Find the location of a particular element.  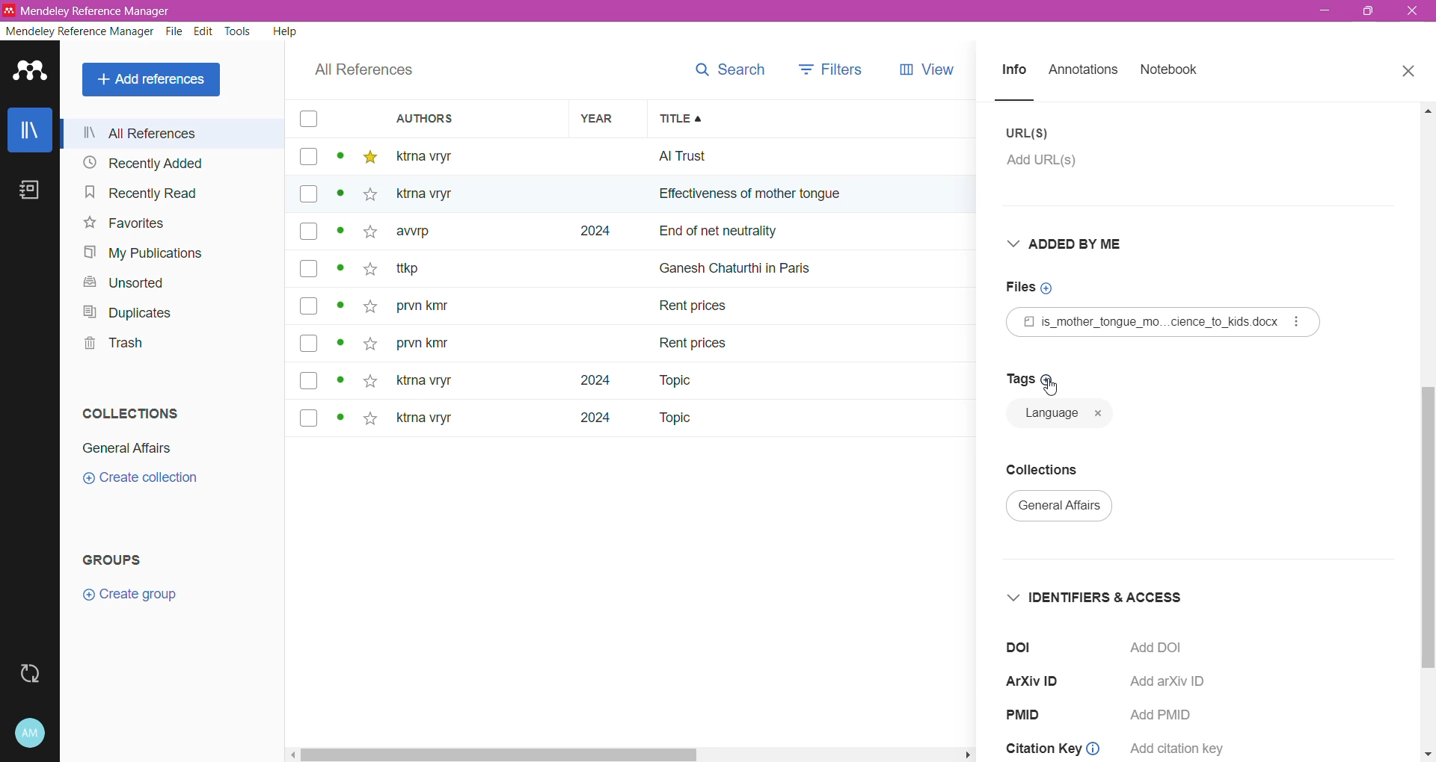

Citation Key is located at coordinates (1056, 743).